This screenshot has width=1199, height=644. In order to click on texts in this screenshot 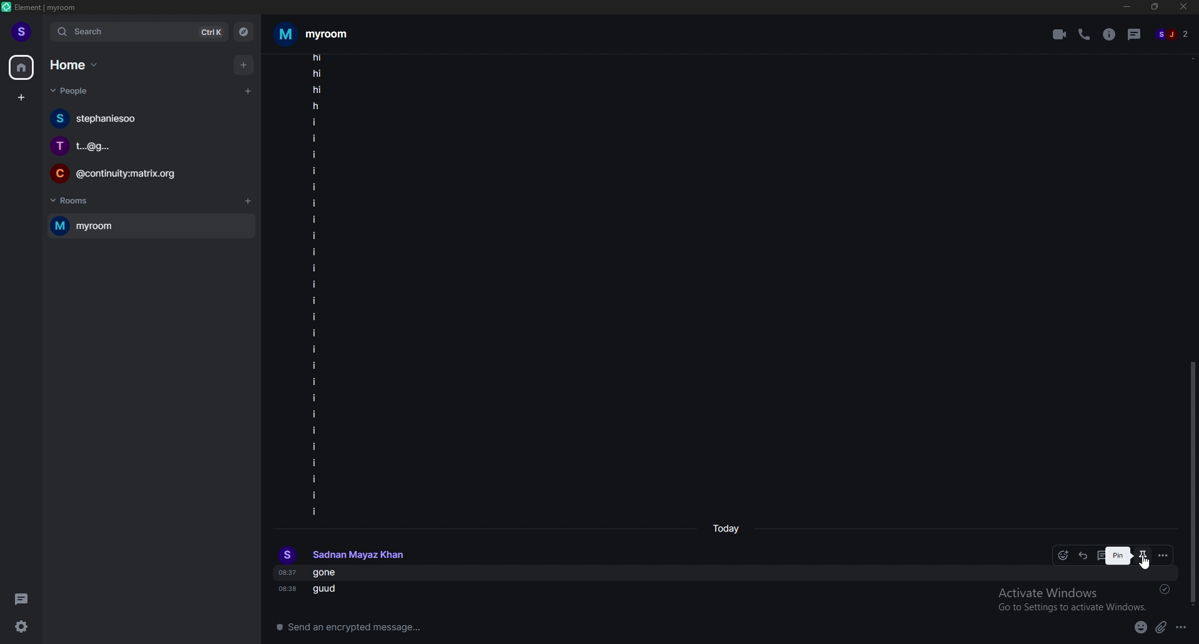, I will do `click(330, 581)`.